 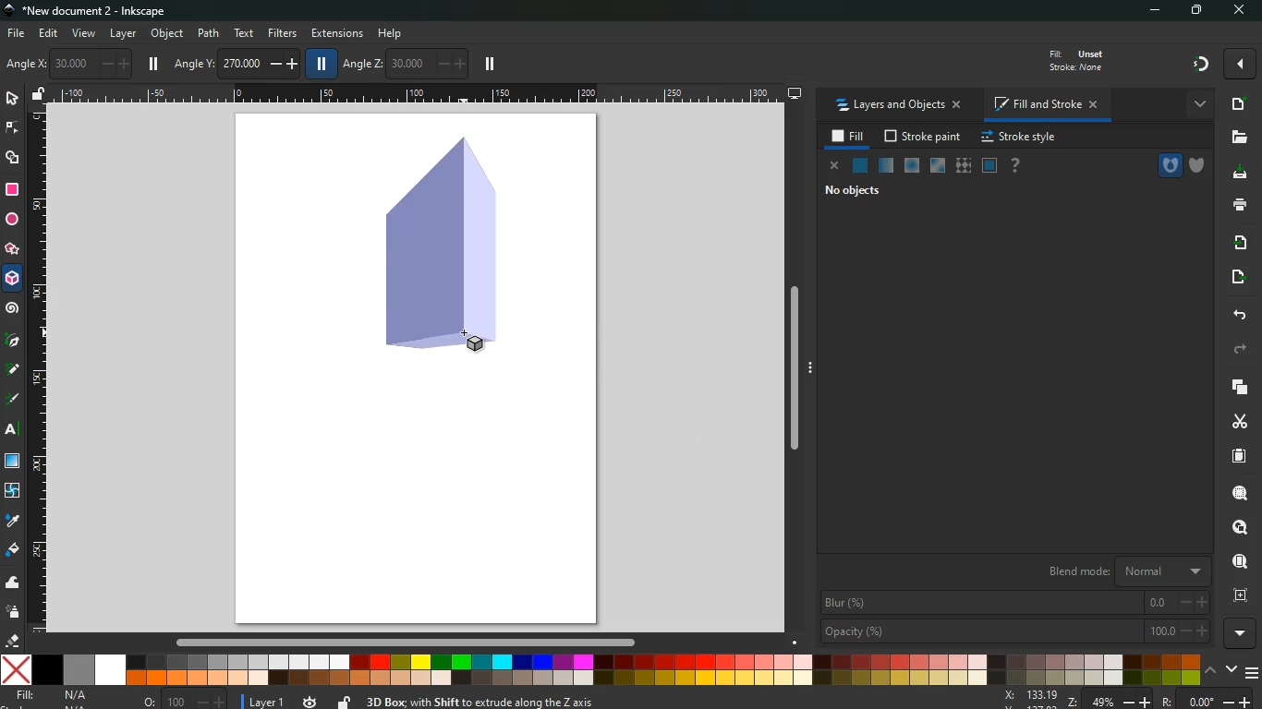 What do you see at coordinates (1237, 138) in the screenshot?
I see `files` at bounding box center [1237, 138].